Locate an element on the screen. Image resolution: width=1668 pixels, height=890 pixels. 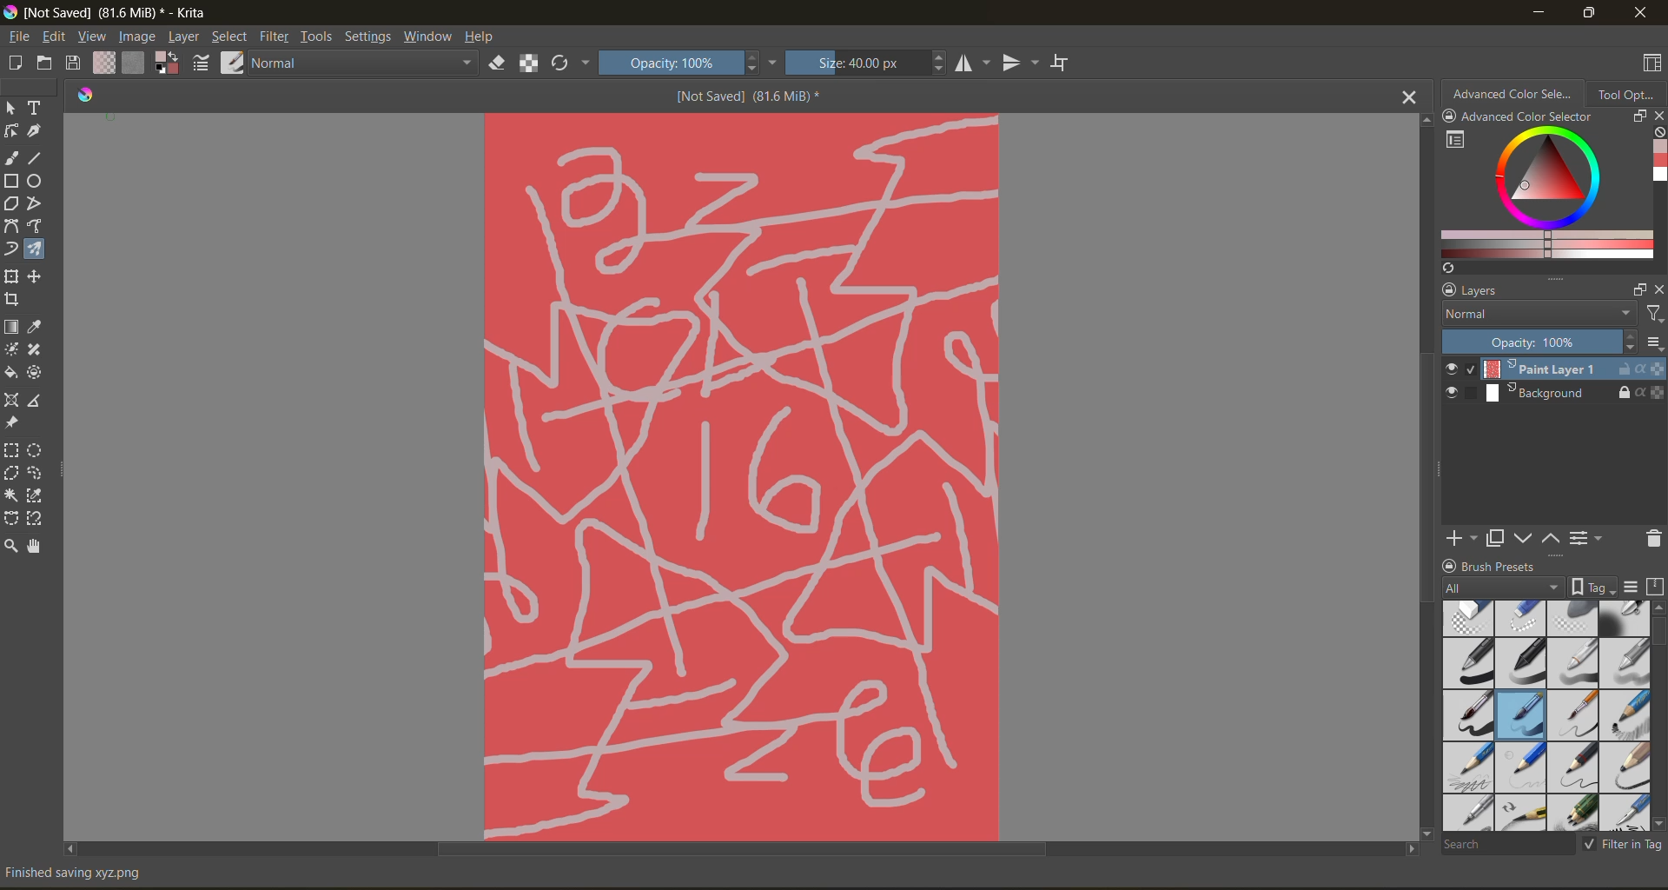
choose workspace is located at coordinates (1648, 65).